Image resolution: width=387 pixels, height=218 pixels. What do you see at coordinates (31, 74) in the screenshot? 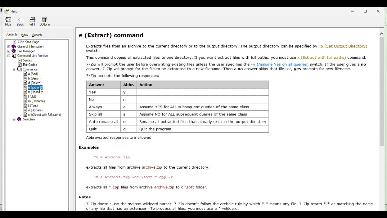
I see `a(Add)` at bounding box center [31, 74].